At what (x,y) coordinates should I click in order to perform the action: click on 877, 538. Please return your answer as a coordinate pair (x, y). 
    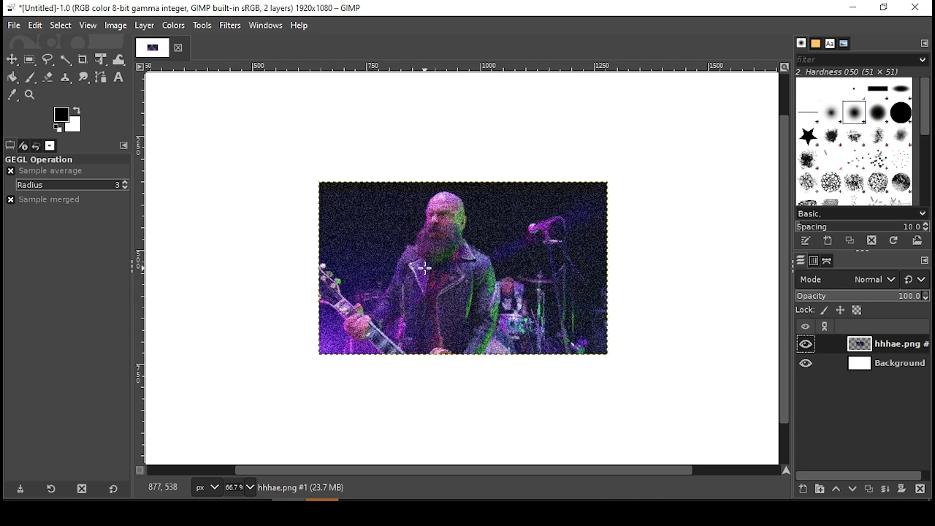
    Looking at the image, I should click on (164, 489).